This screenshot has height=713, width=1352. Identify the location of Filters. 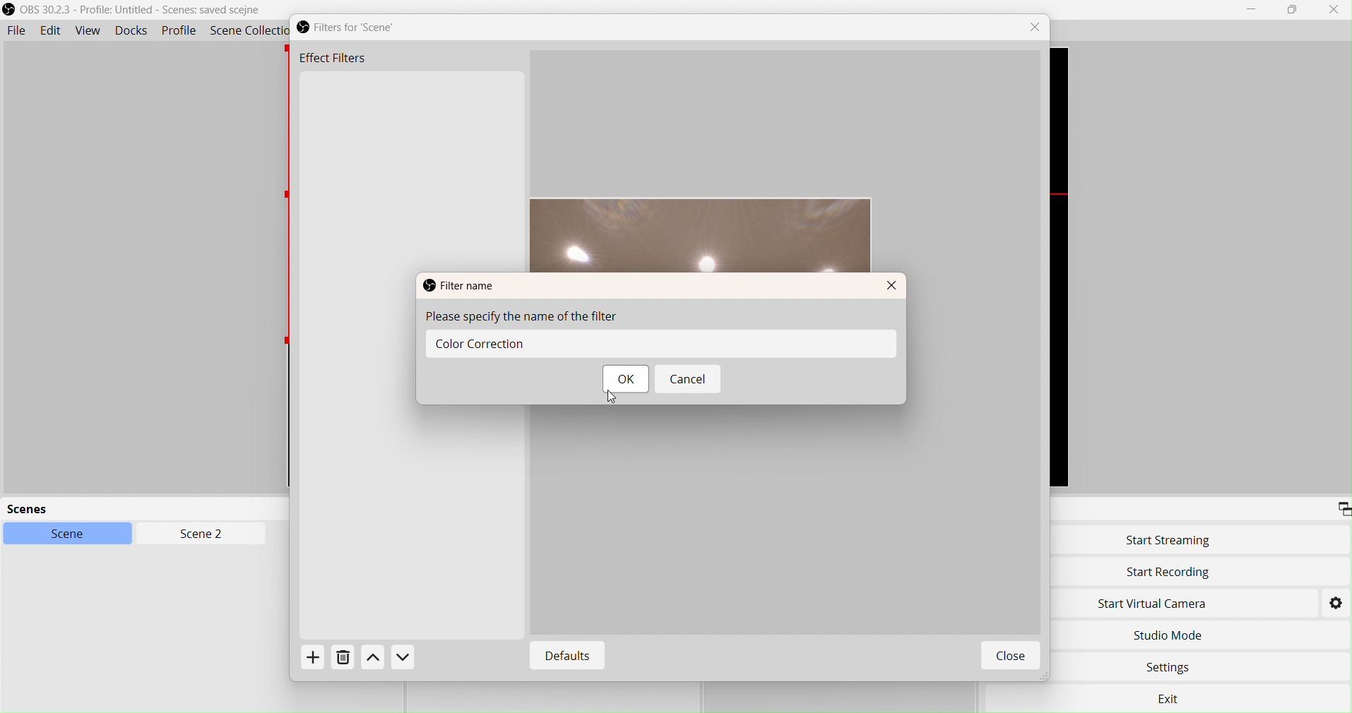
(358, 28).